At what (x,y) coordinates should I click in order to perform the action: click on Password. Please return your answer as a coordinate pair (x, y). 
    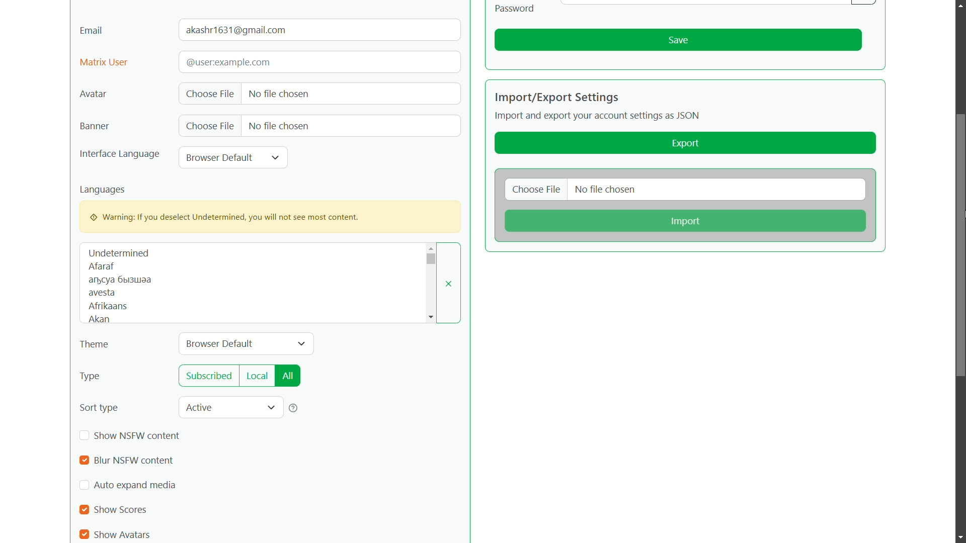
    Looking at the image, I should click on (516, 8).